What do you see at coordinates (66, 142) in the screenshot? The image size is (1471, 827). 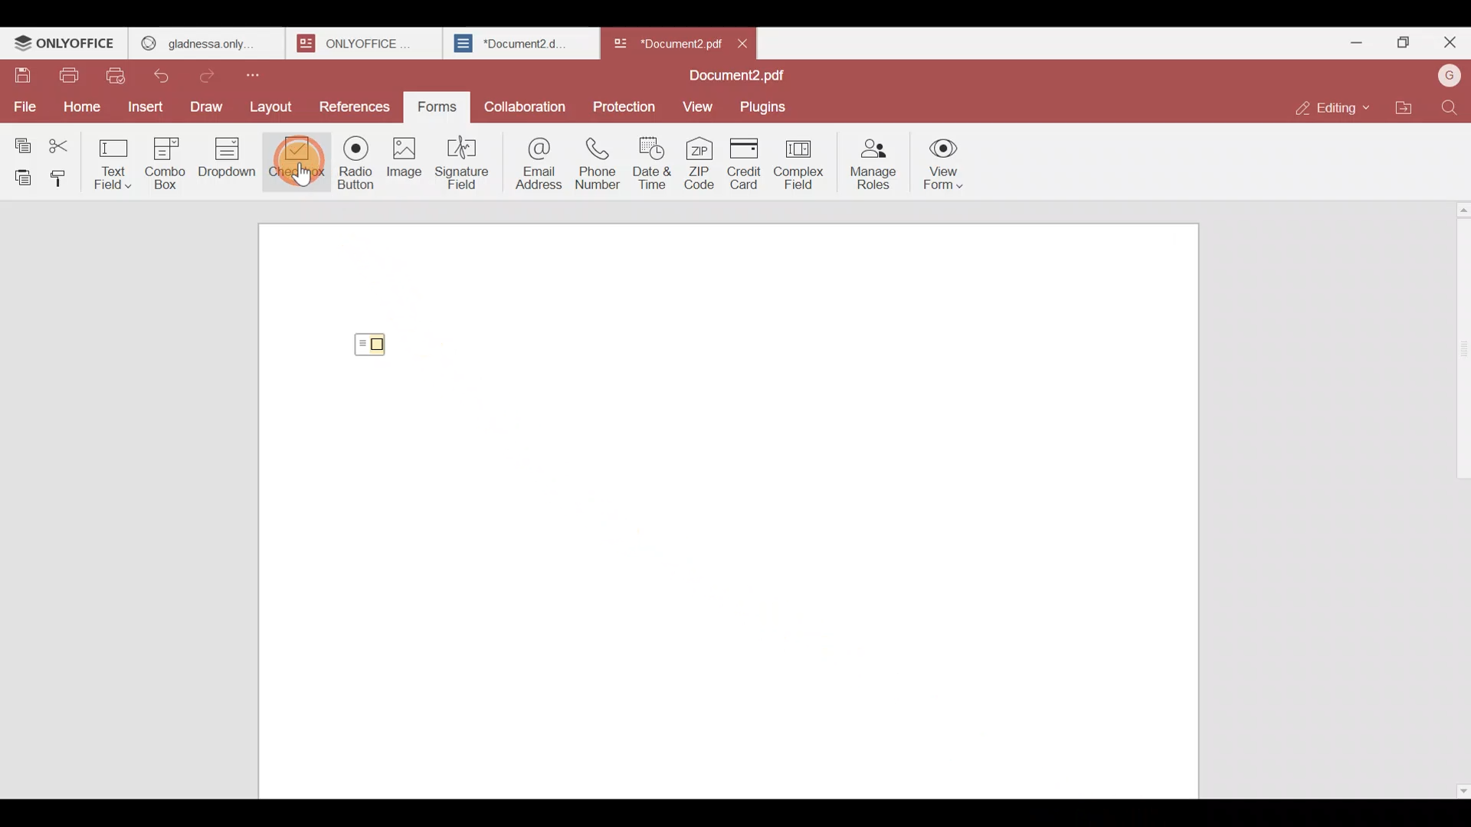 I see `Cut` at bounding box center [66, 142].